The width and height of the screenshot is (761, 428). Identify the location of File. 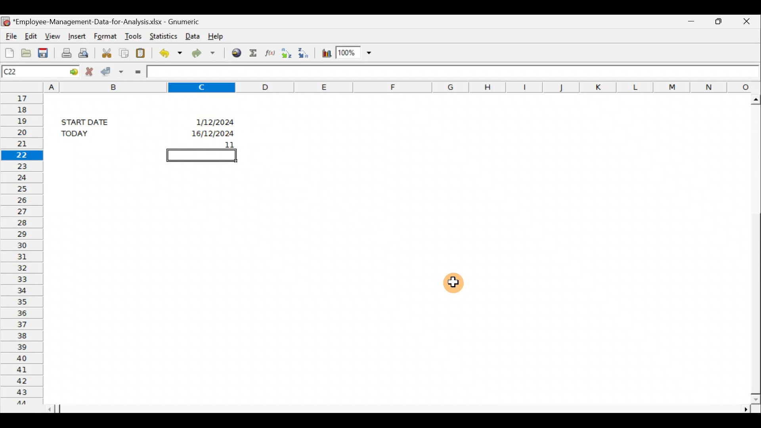
(10, 35).